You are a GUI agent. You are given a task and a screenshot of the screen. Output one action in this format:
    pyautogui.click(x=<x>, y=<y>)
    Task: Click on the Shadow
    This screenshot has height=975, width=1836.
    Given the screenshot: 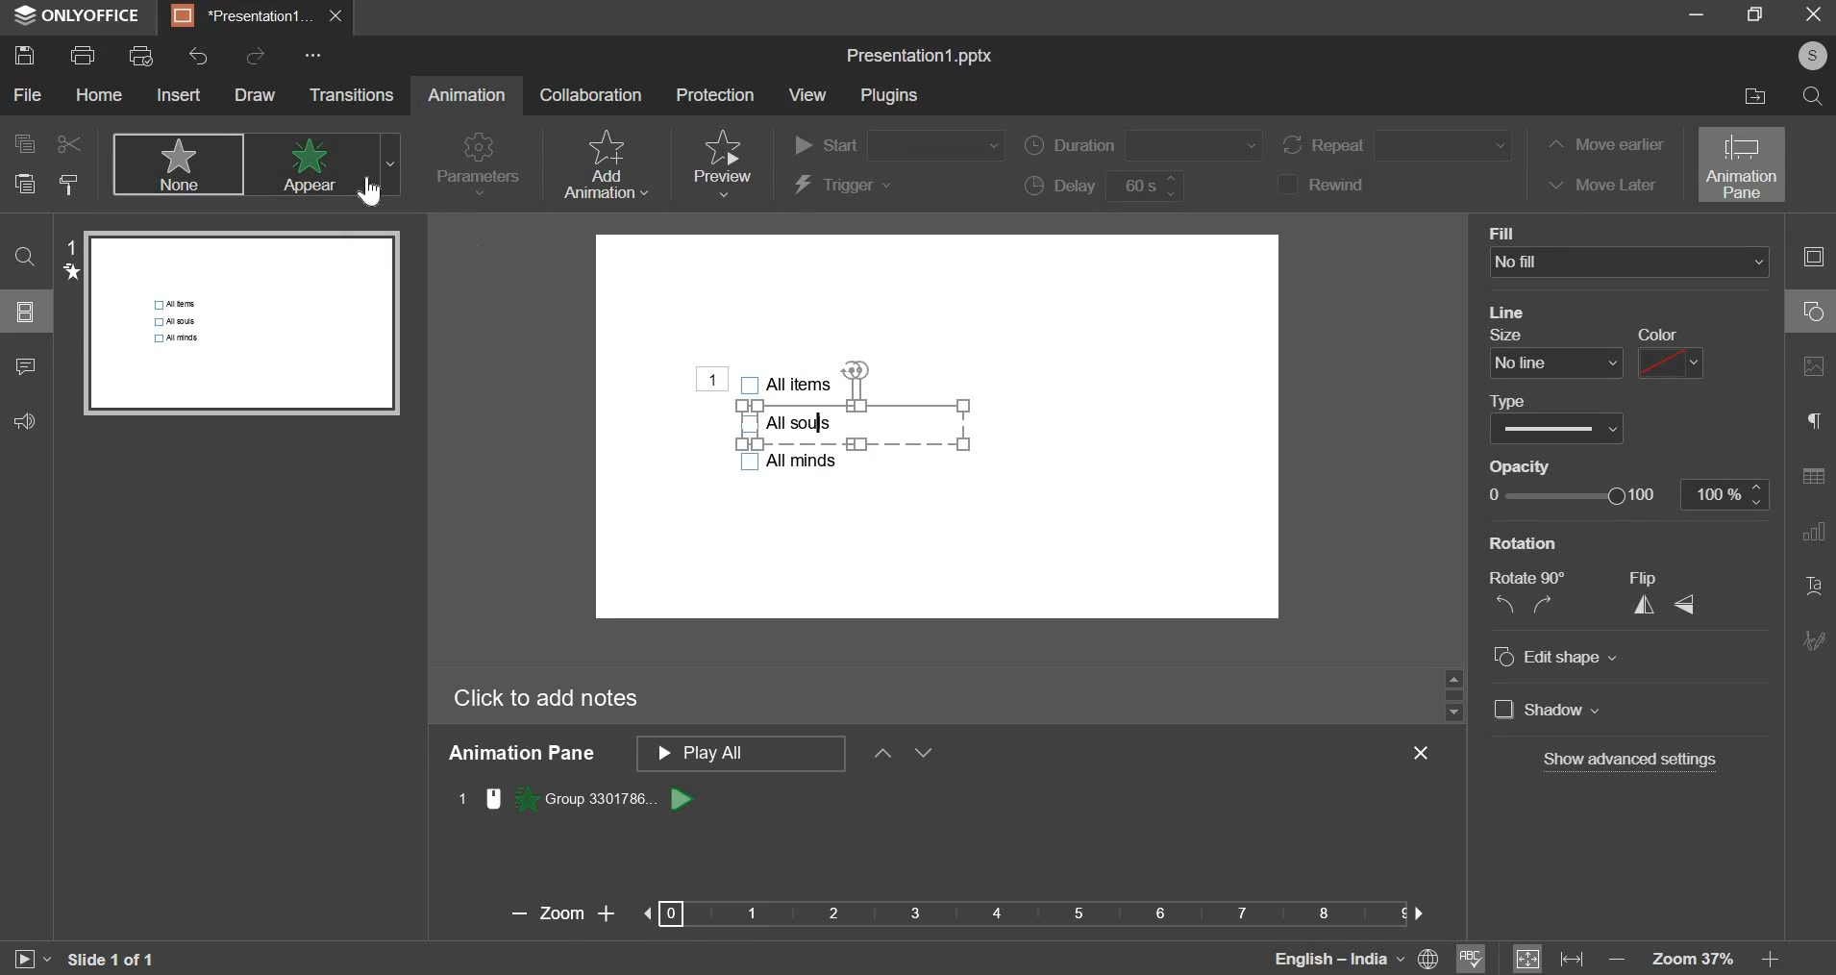 What is the action you would take?
    pyautogui.click(x=1549, y=711)
    